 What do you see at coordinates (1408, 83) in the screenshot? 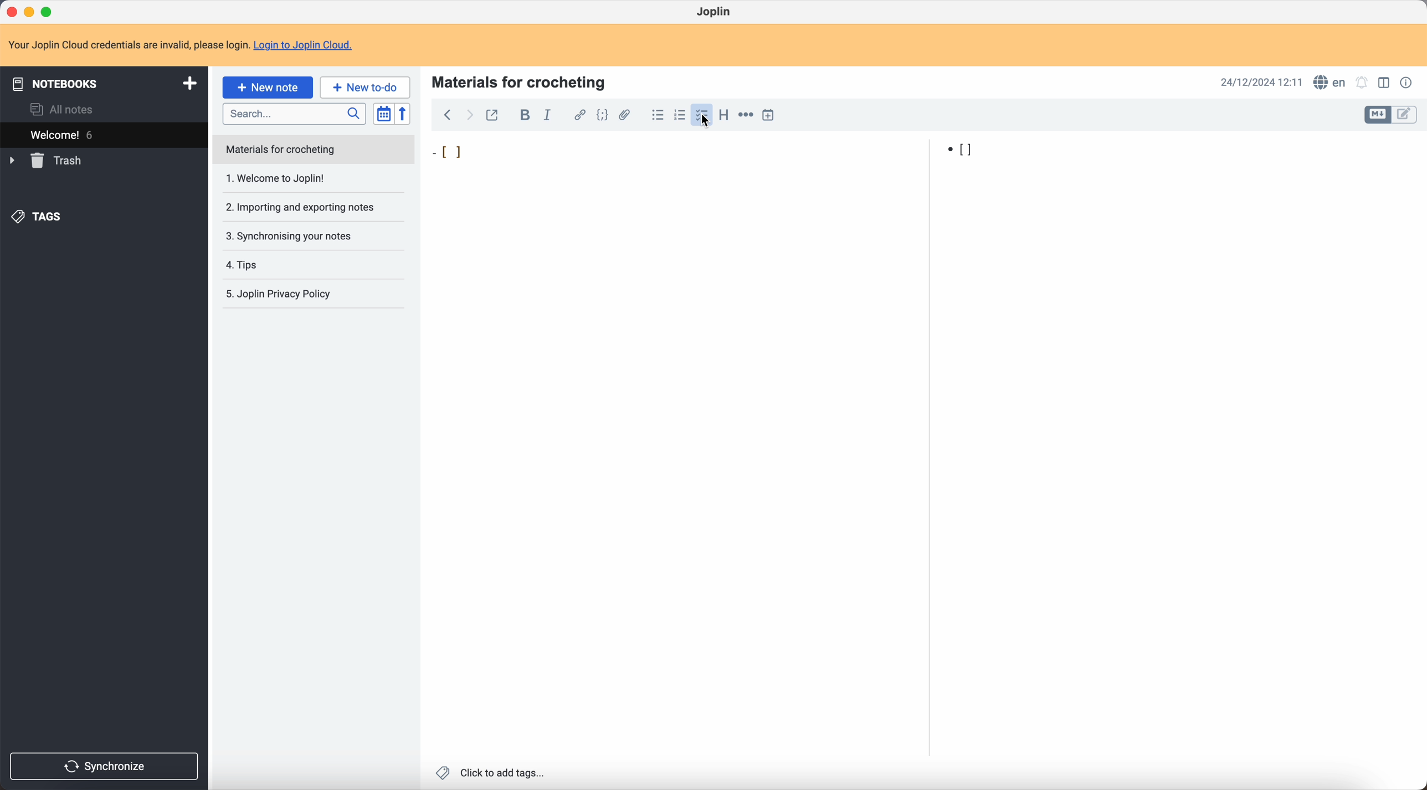
I see `note properties` at bounding box center [1408, 83].